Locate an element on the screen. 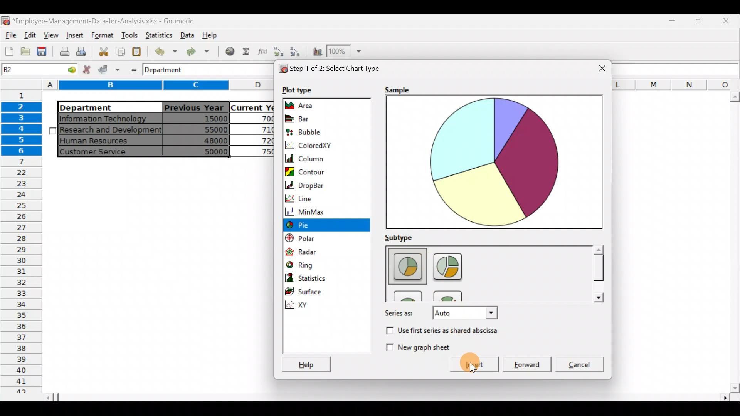 This screenshot has height=416, width=740. Undo last action is located at coordinates (165, 51).